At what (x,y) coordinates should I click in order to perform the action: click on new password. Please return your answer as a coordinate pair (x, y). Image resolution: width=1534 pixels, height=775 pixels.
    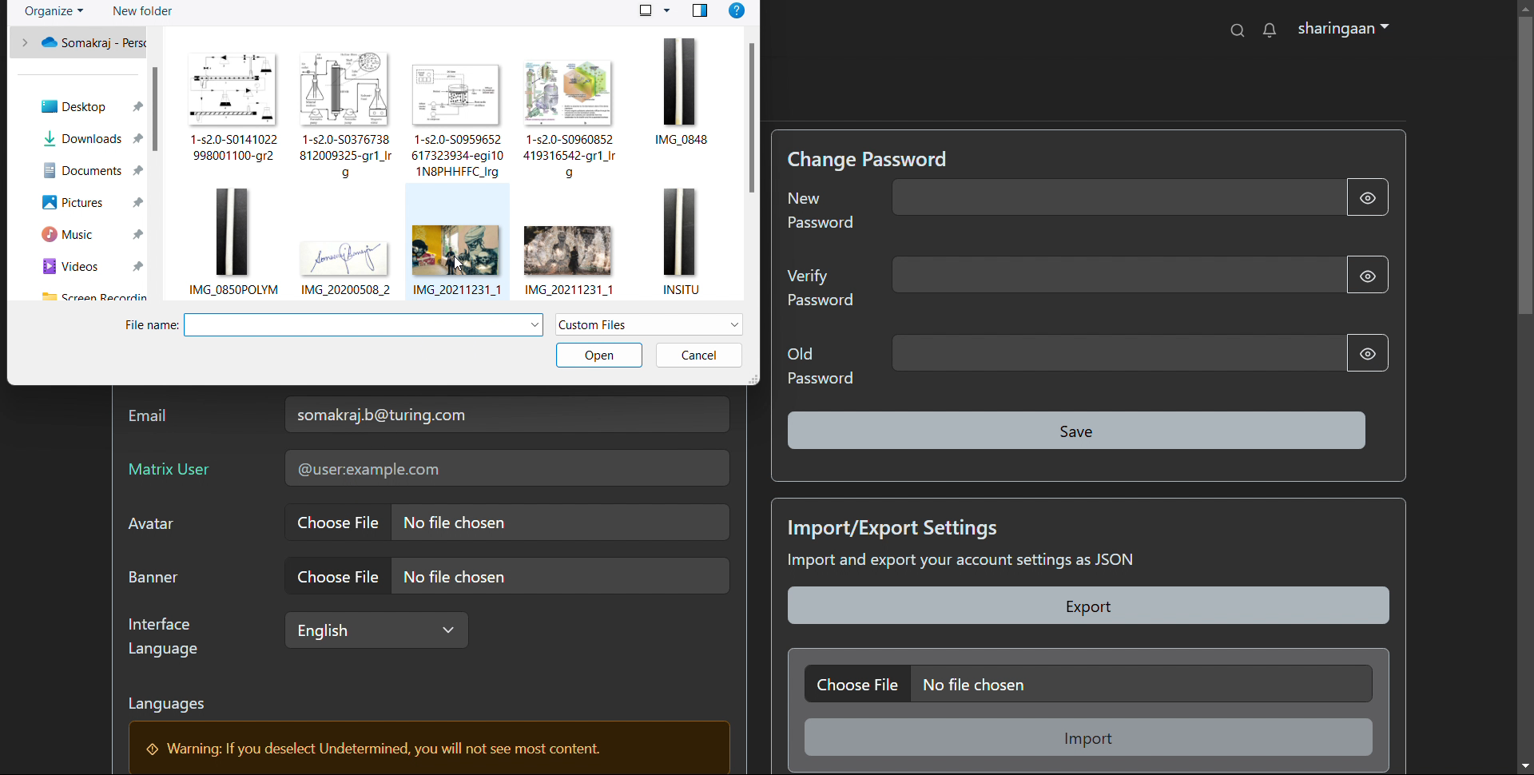
    Looking at the image, I should click on (1116, 197).